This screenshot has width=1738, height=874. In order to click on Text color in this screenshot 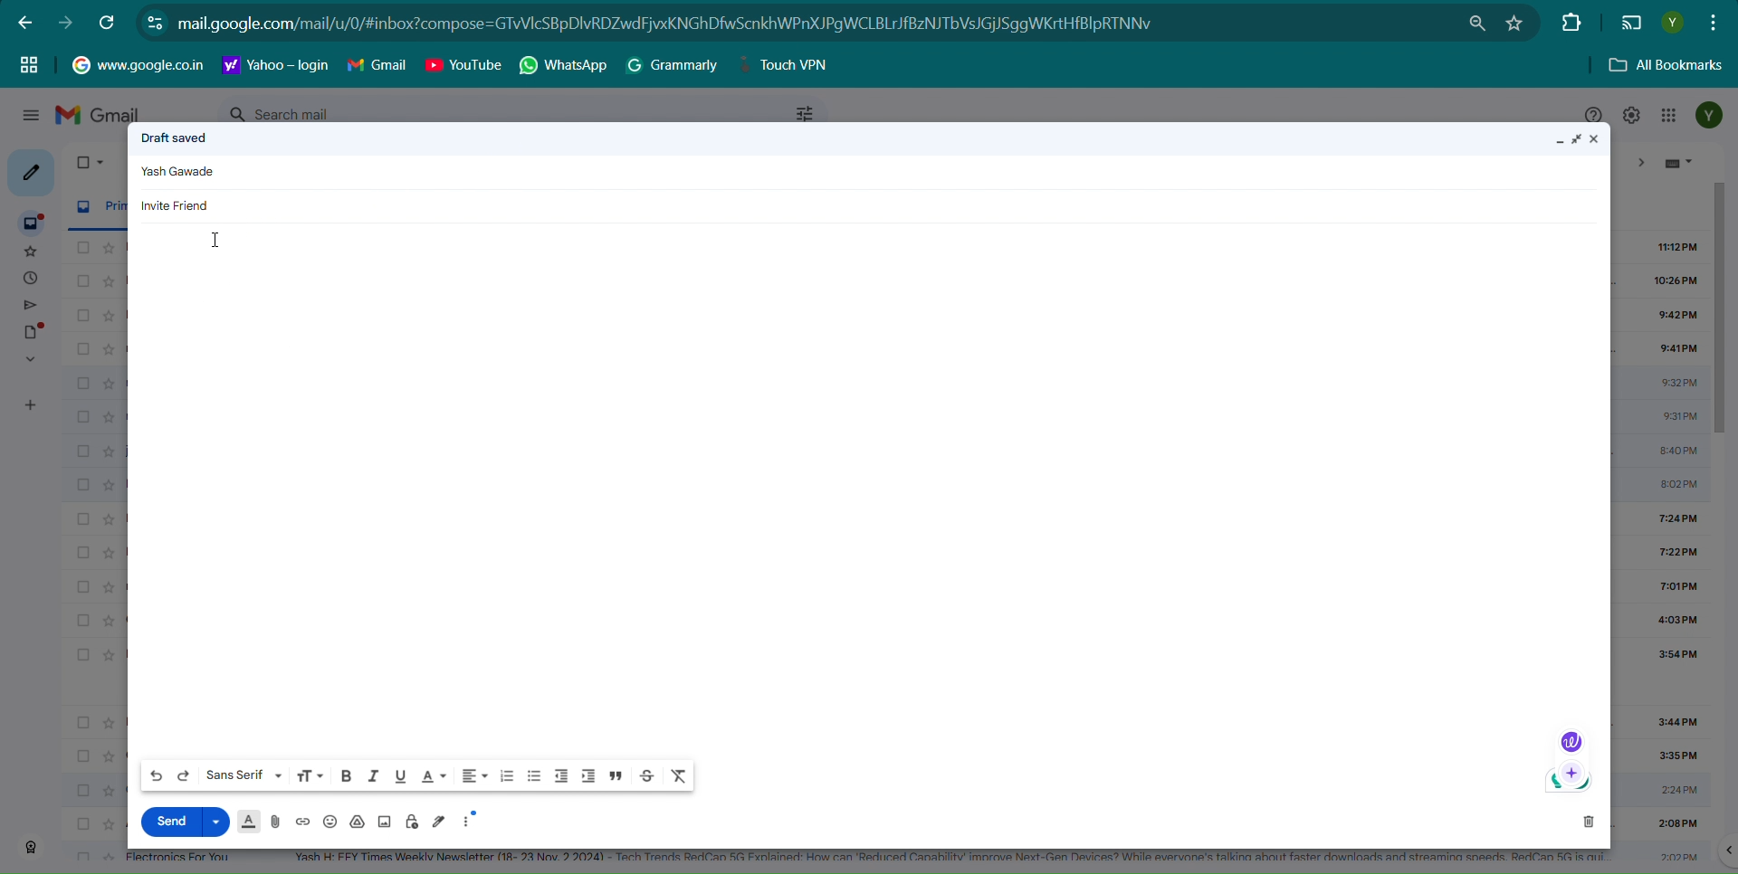, I will do `click(433, 775)`.